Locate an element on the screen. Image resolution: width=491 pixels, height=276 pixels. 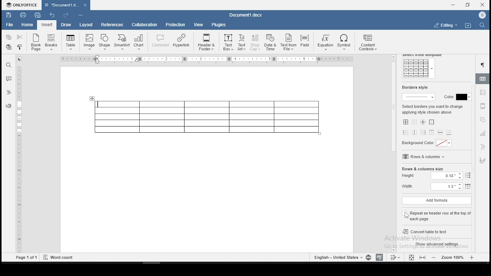
Equation is located at coordinates (324, 43).